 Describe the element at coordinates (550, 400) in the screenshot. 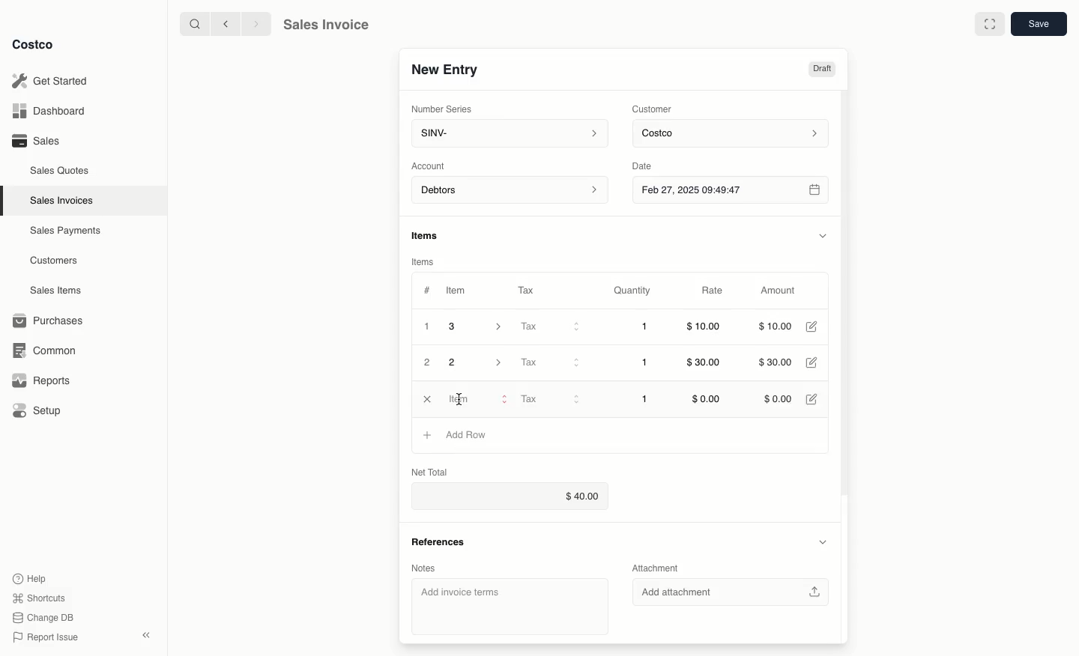

I see `Tax` at that location.